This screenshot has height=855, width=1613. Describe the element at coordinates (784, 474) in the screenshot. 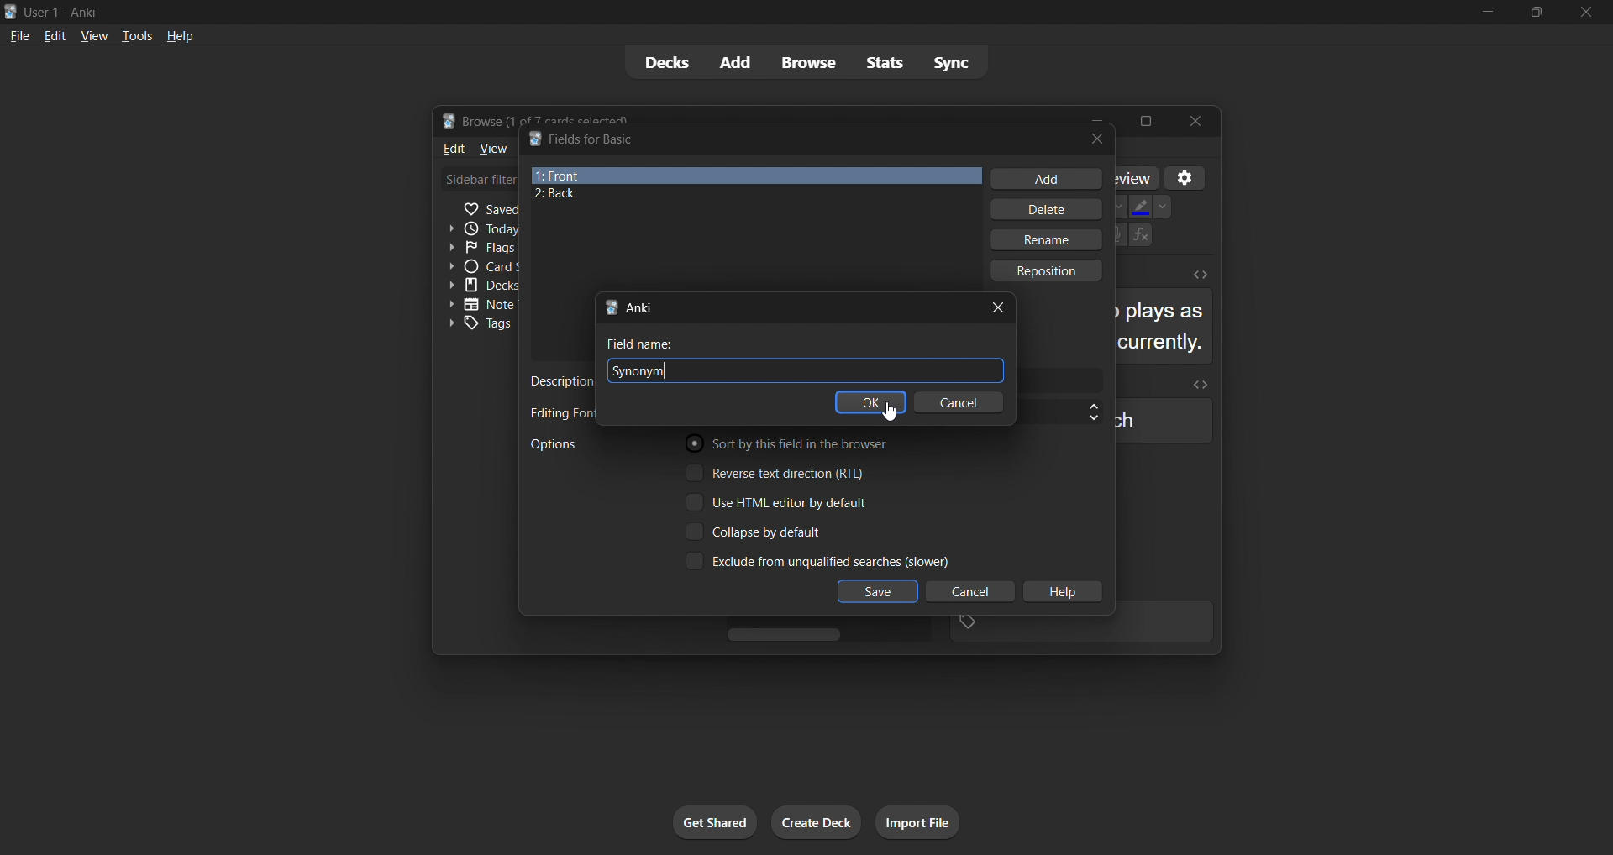

I see `Reverse text direction(RTL)` at that location.